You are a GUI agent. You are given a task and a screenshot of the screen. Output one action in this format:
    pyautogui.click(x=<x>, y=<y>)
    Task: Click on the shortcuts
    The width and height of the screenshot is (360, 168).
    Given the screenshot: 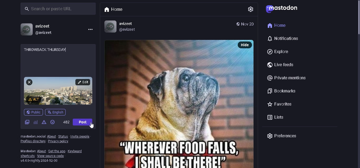 What is the action you would take?
    pyautogui.click(x=27, y=156)
    